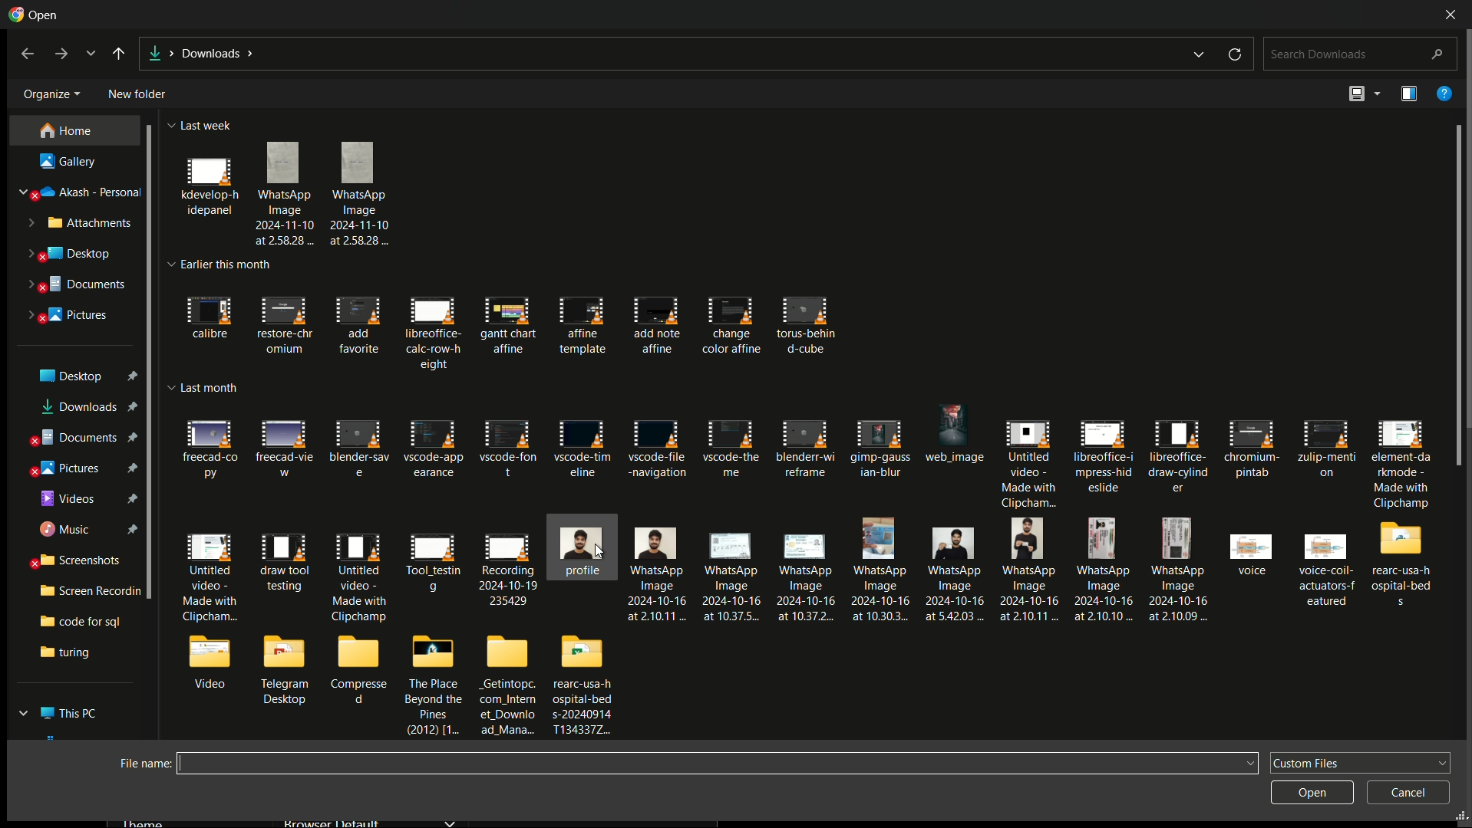 Image resolution: width=1472 pixels, height=828 pixels. What do you see at coordinates (28, 53) in the screenshot?
I see `back` at bounding box center [28, 53].